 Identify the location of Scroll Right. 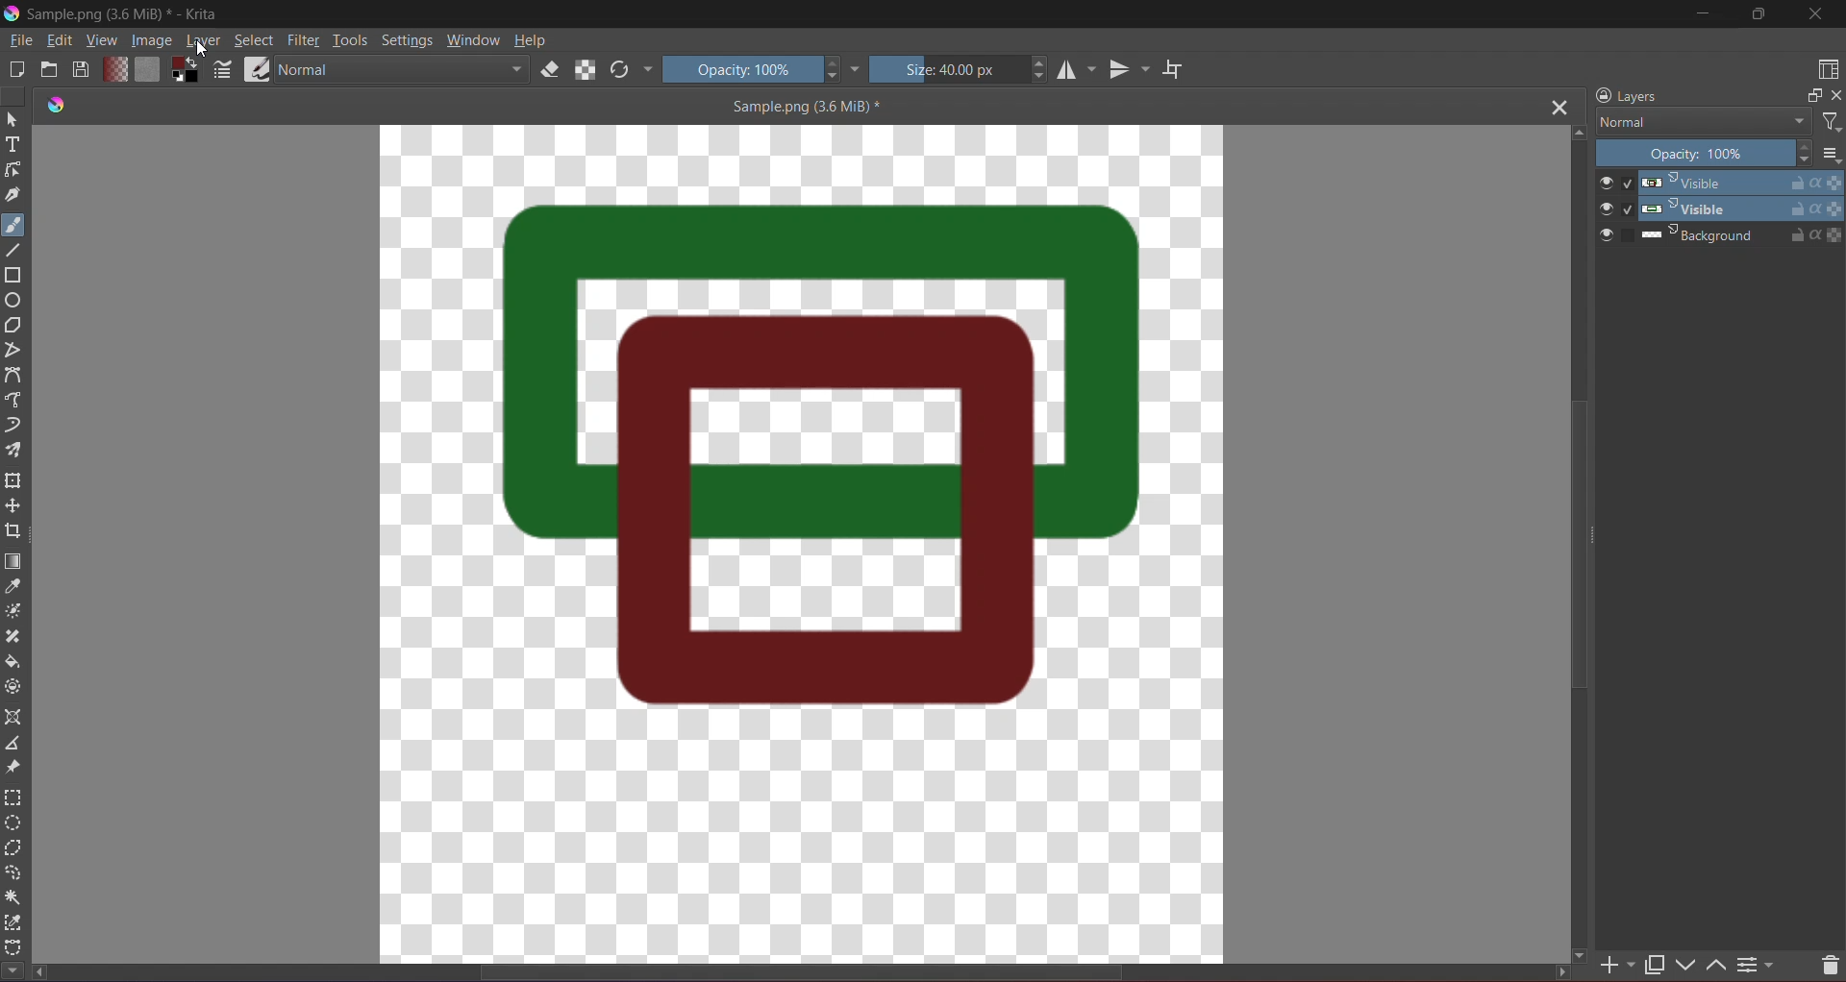
(1585, 952).